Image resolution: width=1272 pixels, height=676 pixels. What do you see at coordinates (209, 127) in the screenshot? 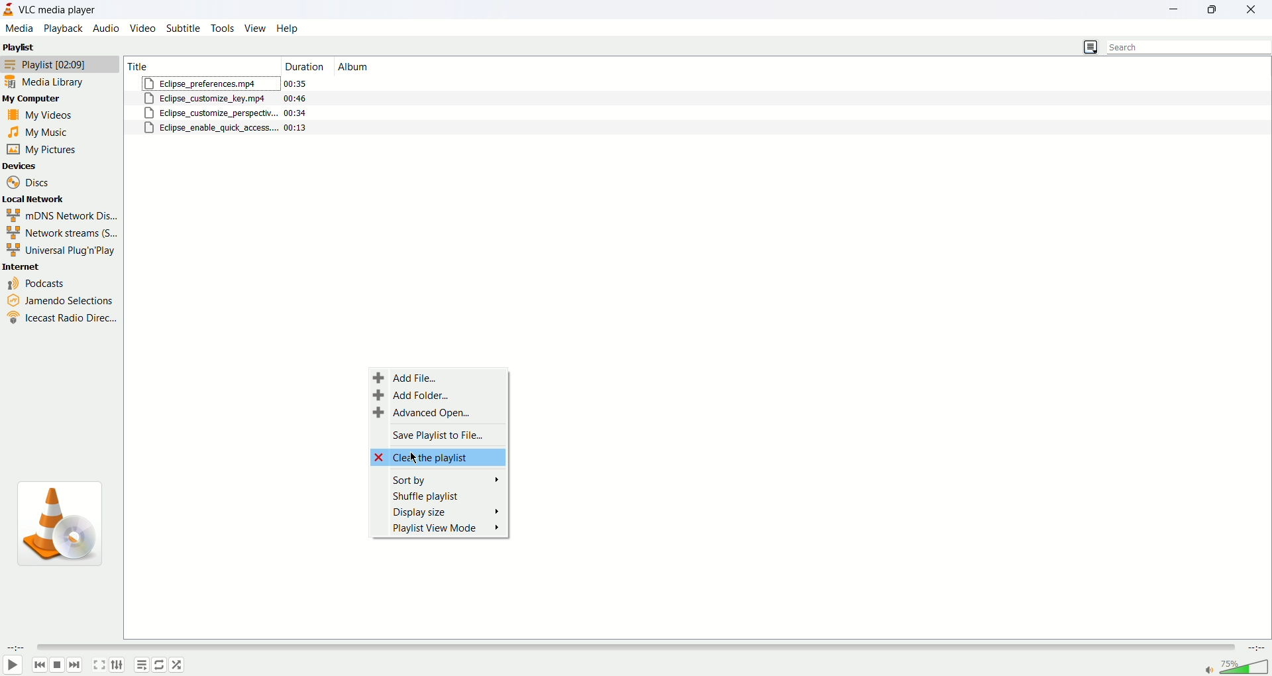
I see `eclipse_enable_quick_access` at bounding box center [209, 127].